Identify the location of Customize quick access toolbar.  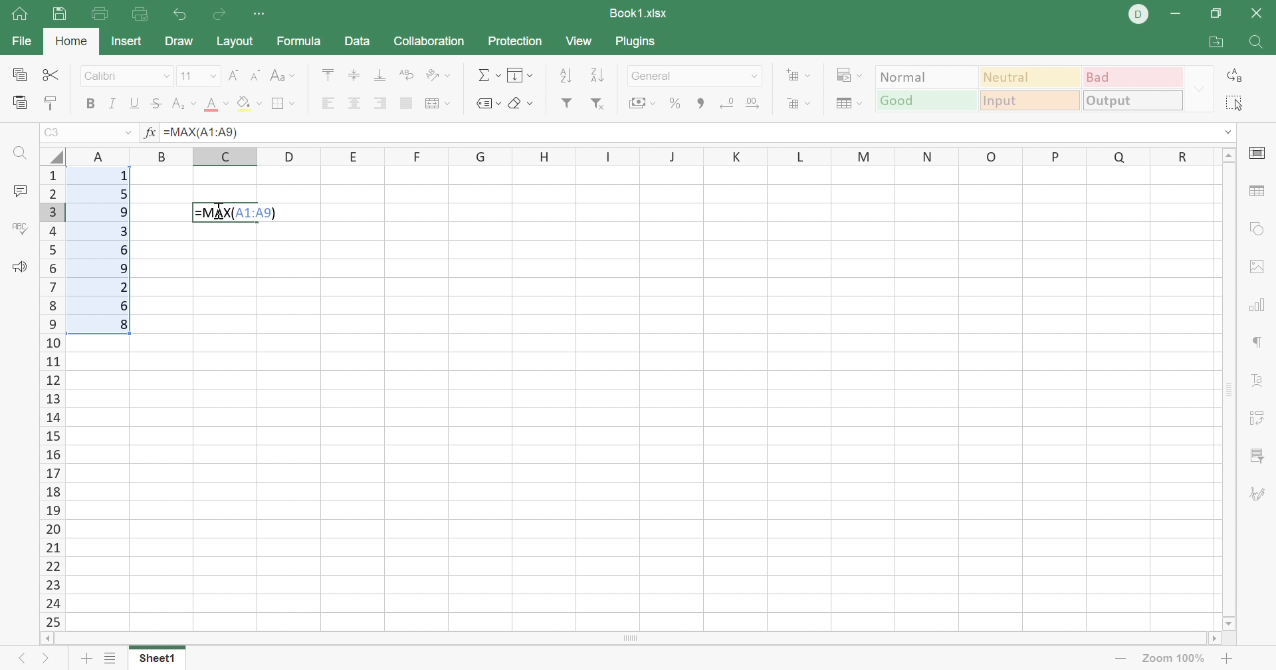
(260, 15).